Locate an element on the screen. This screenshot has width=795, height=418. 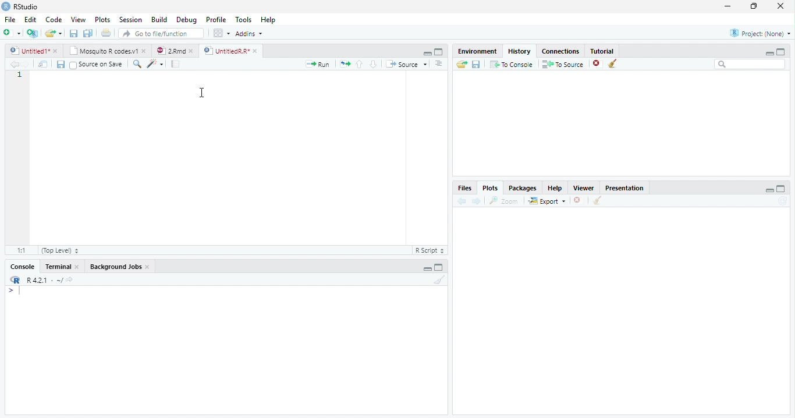
Maximize is located at coordinates (439, 52).